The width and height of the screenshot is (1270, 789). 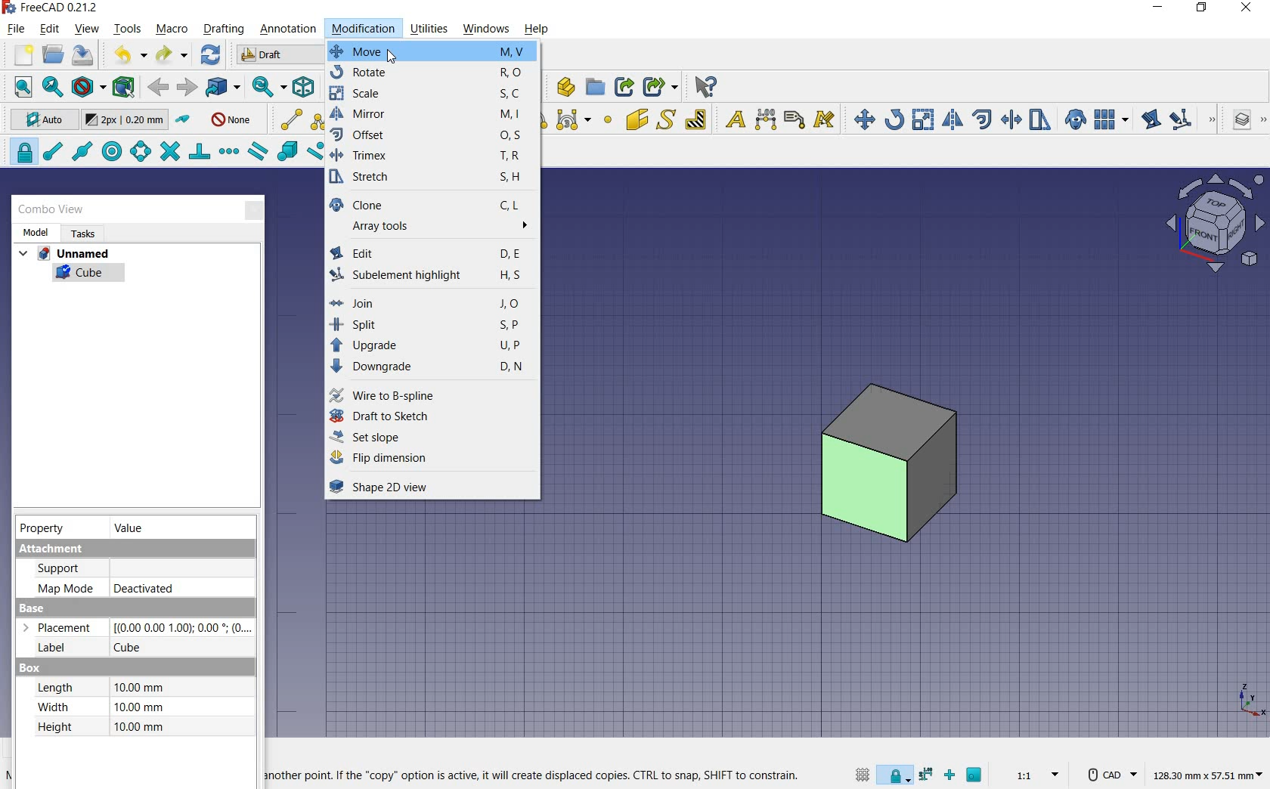 I want to click on draw style, so click(x=86, y=86).